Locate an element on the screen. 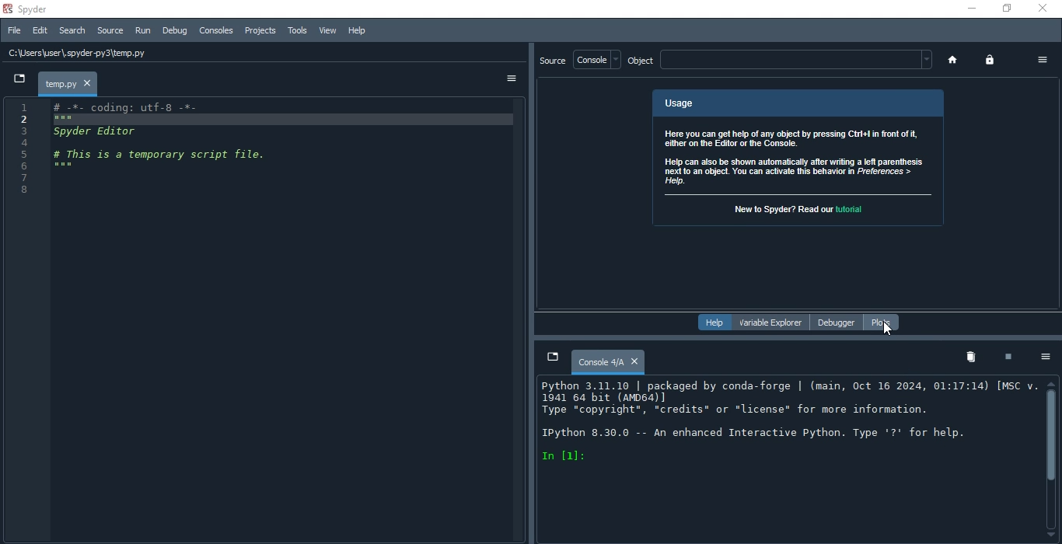 The image size is (1062, 544). plots is located at coordinates (881, 322).